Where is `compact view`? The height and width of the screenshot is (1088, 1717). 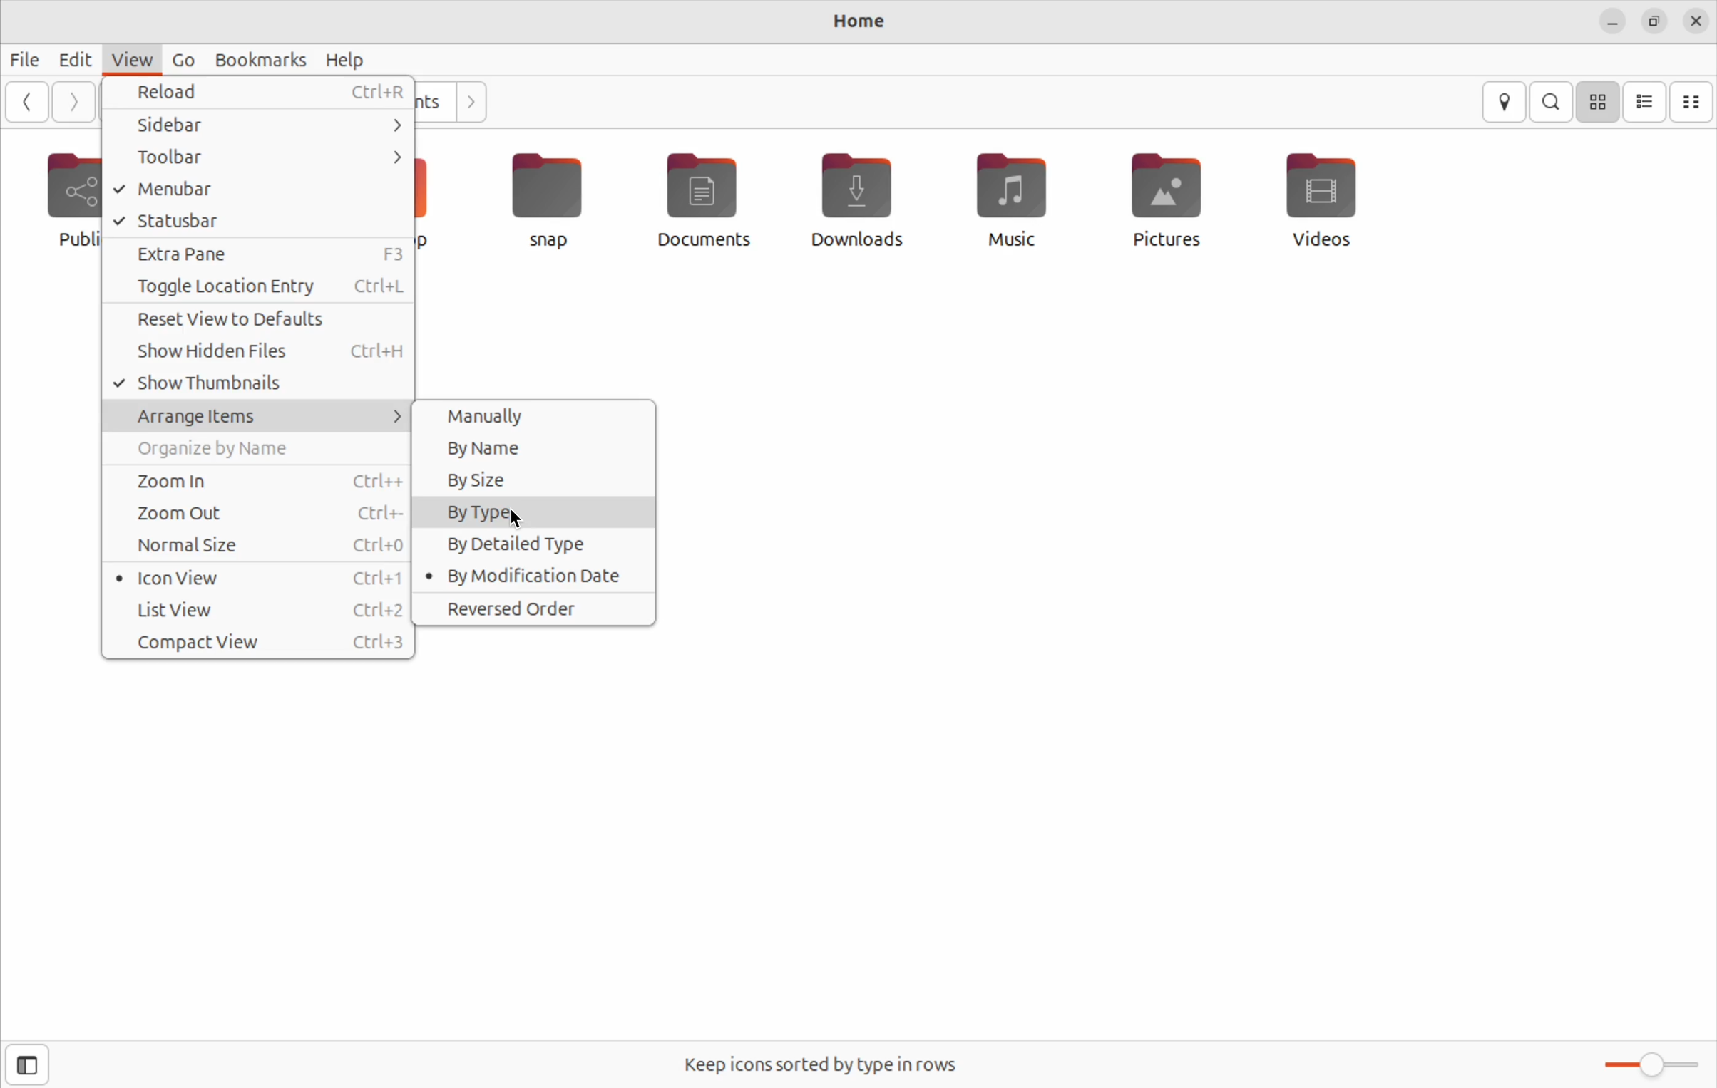
compact view is located at coordinates (260, 641).